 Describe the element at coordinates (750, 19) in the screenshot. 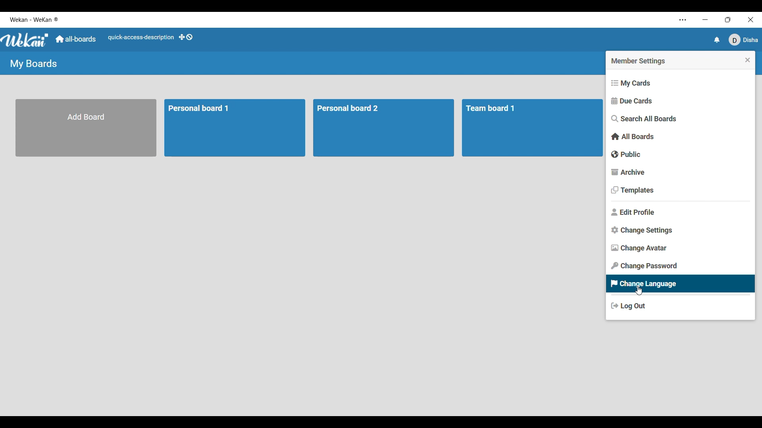

I see `Close` at that location.